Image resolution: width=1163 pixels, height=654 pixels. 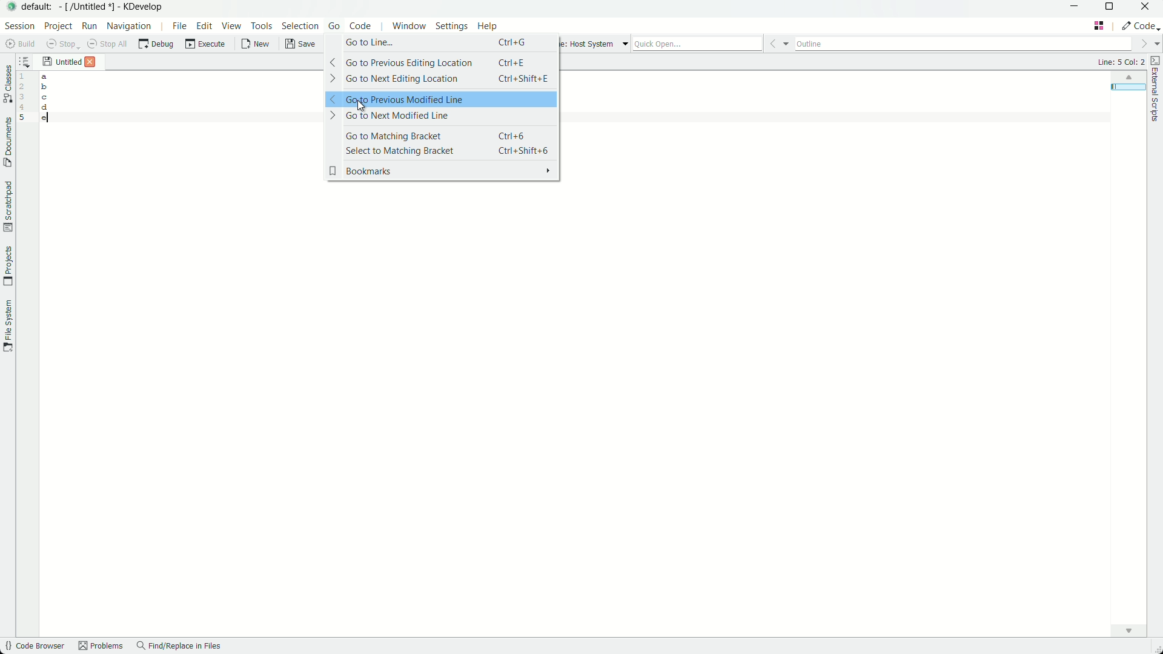 What do you see at coordinates (441, 99) in the screenshot?
I see `go to previous modified line` at bounding box center [441, 99].